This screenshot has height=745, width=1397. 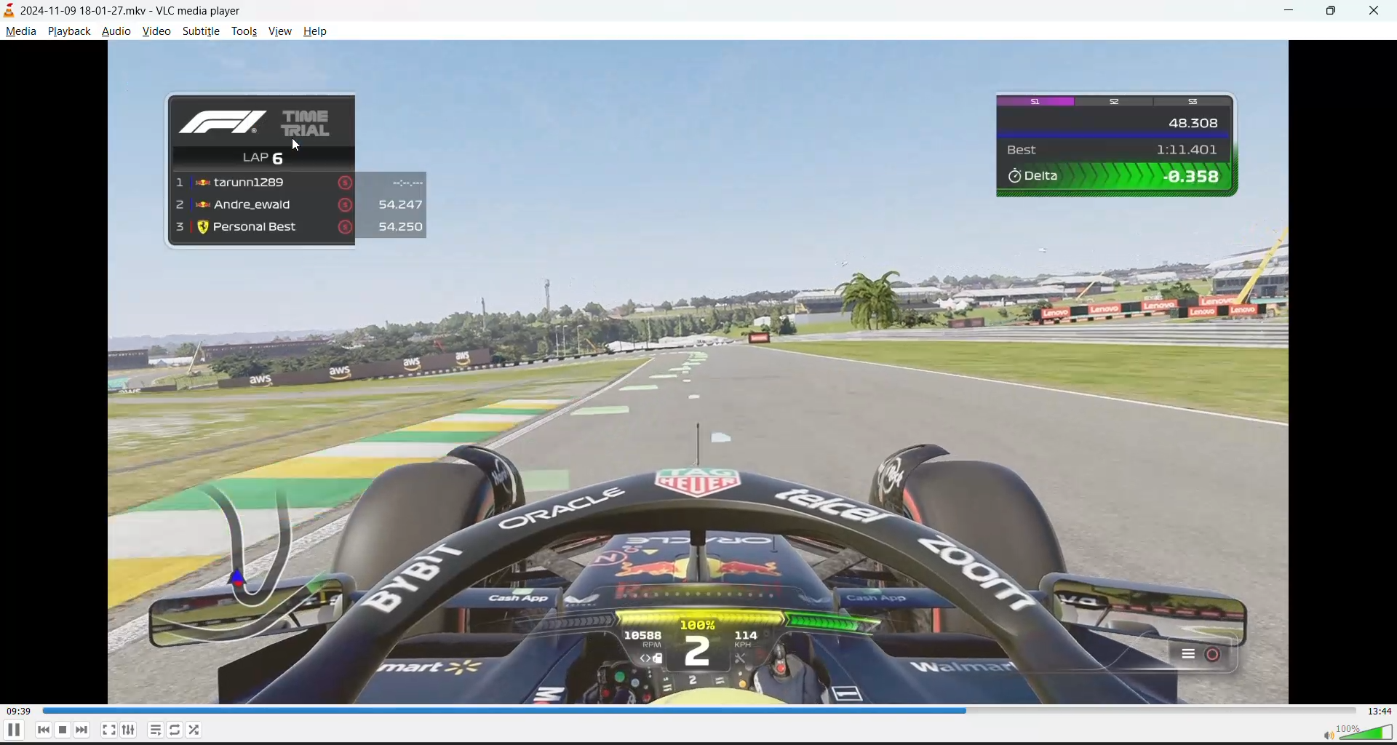 What do you see at coordinates (195, 729) in the screenshot?
I see `random` at bounding box center [195, 729].